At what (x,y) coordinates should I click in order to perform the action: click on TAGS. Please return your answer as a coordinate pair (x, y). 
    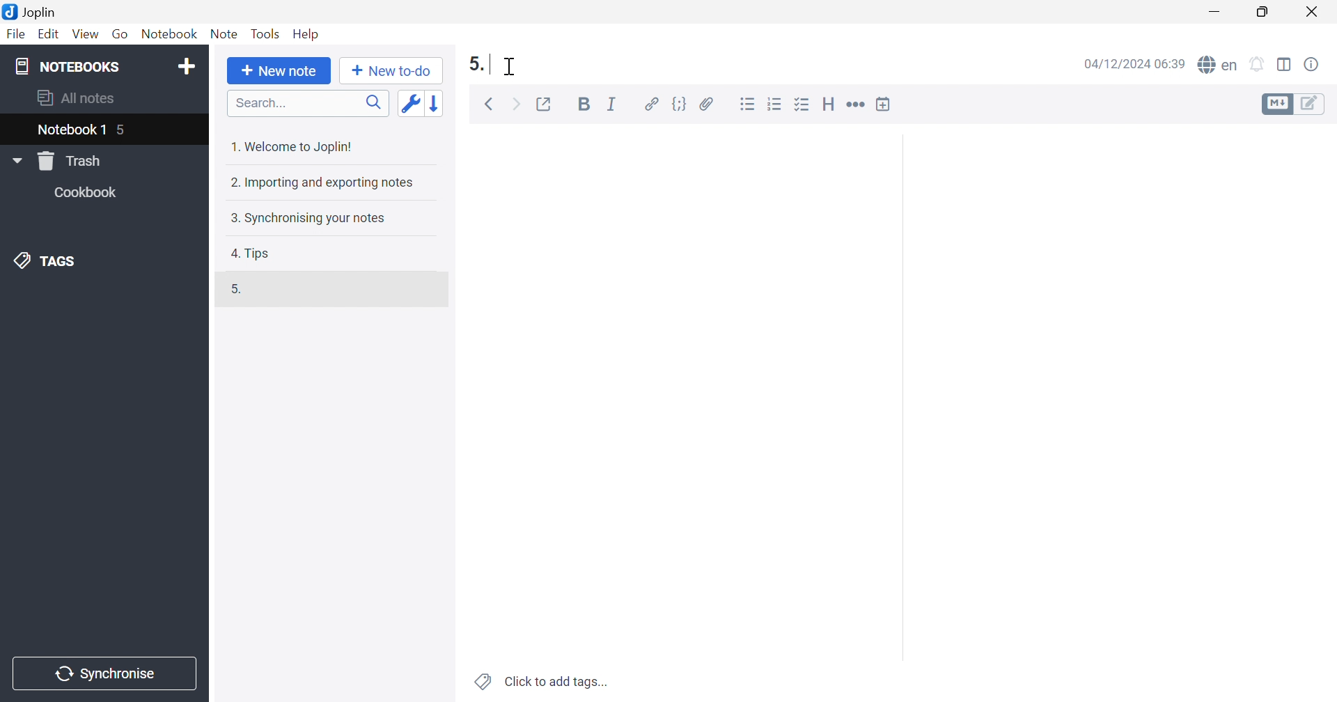
    Looking at the image, I should click on (52, 261).